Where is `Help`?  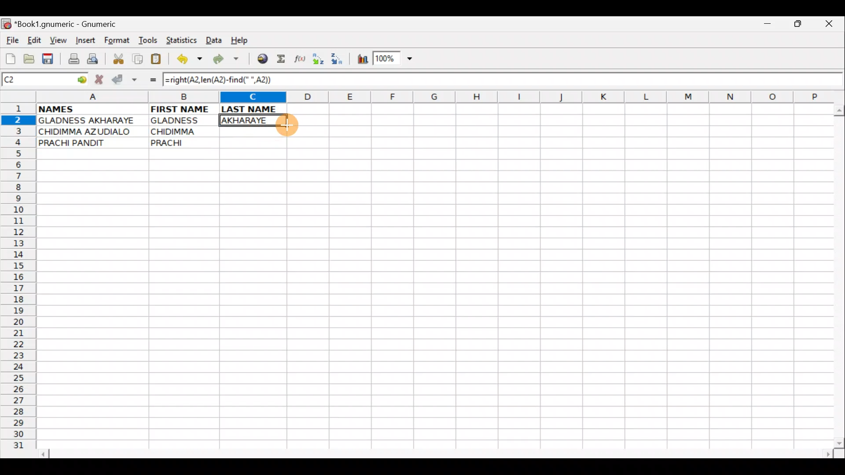
Help is located at coordinates (240, 40).